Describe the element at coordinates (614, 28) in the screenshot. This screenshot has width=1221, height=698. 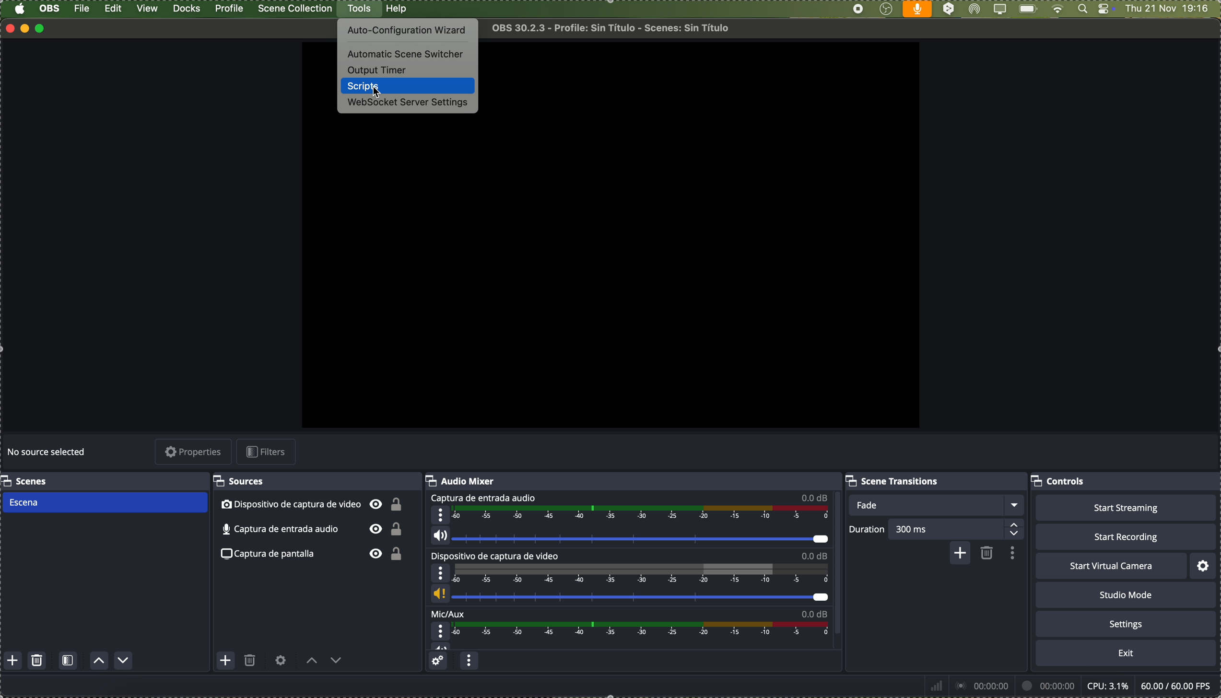
I see `file name` at that location.